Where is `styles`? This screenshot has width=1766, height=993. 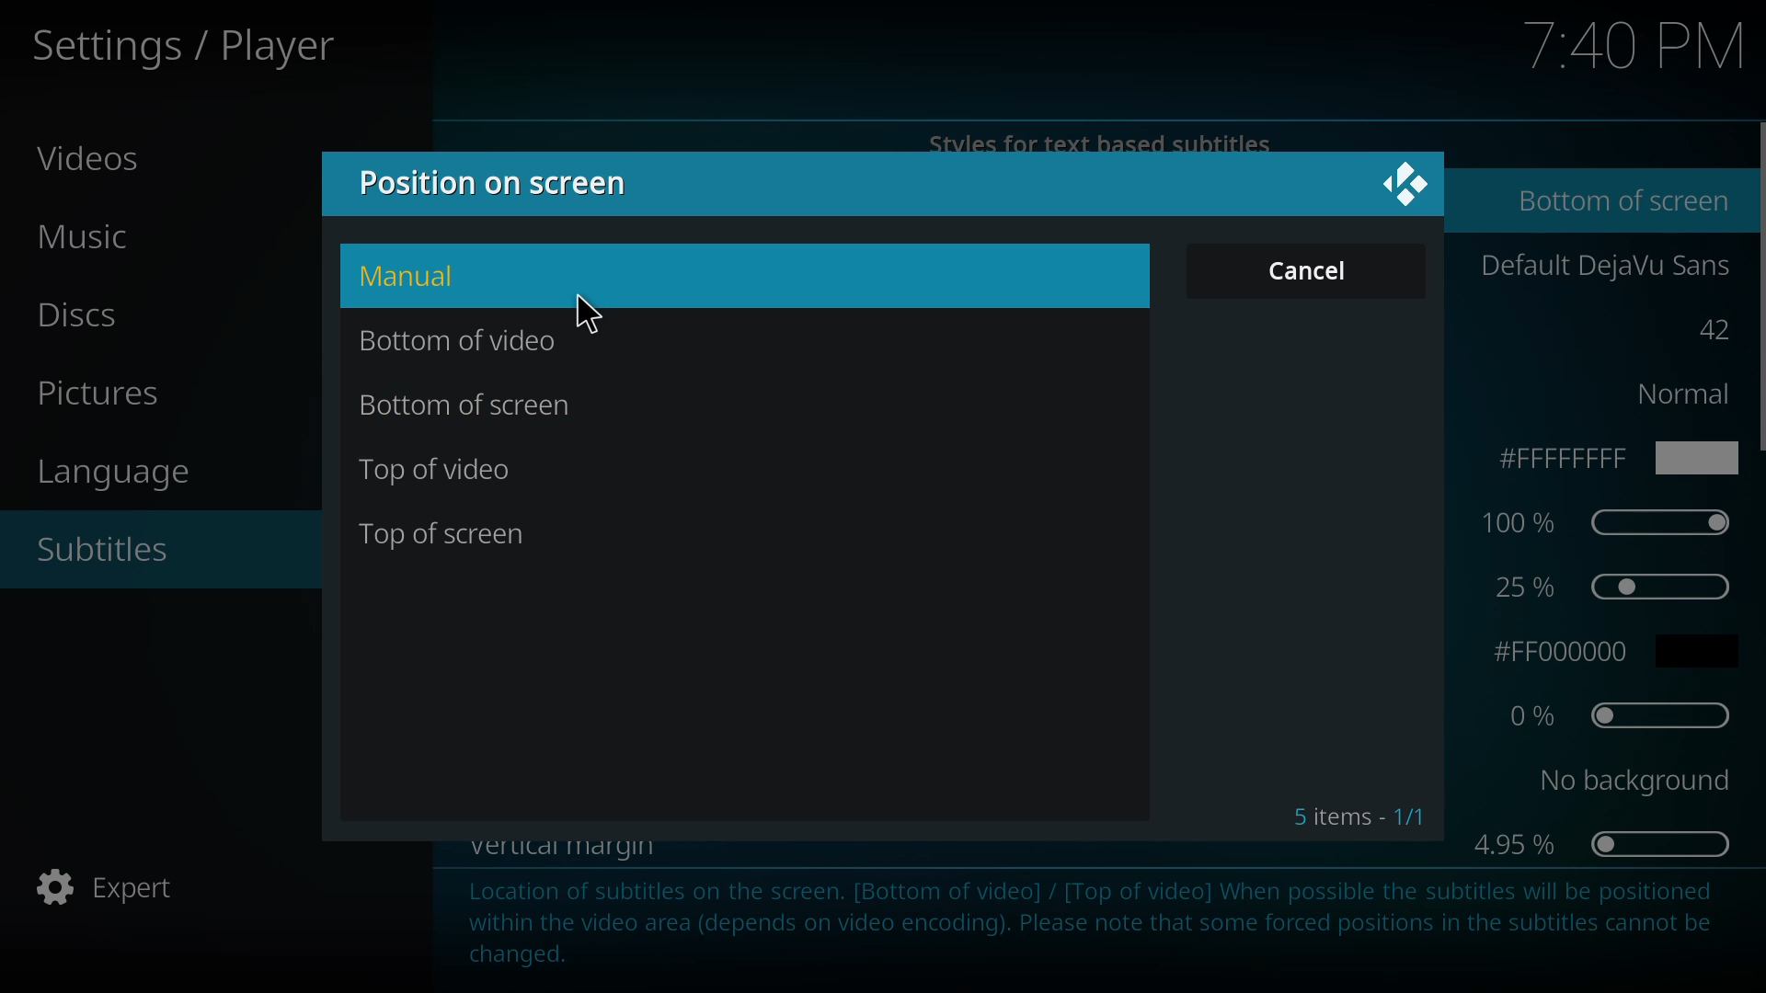 styles is located at coordinates (1094, 144).